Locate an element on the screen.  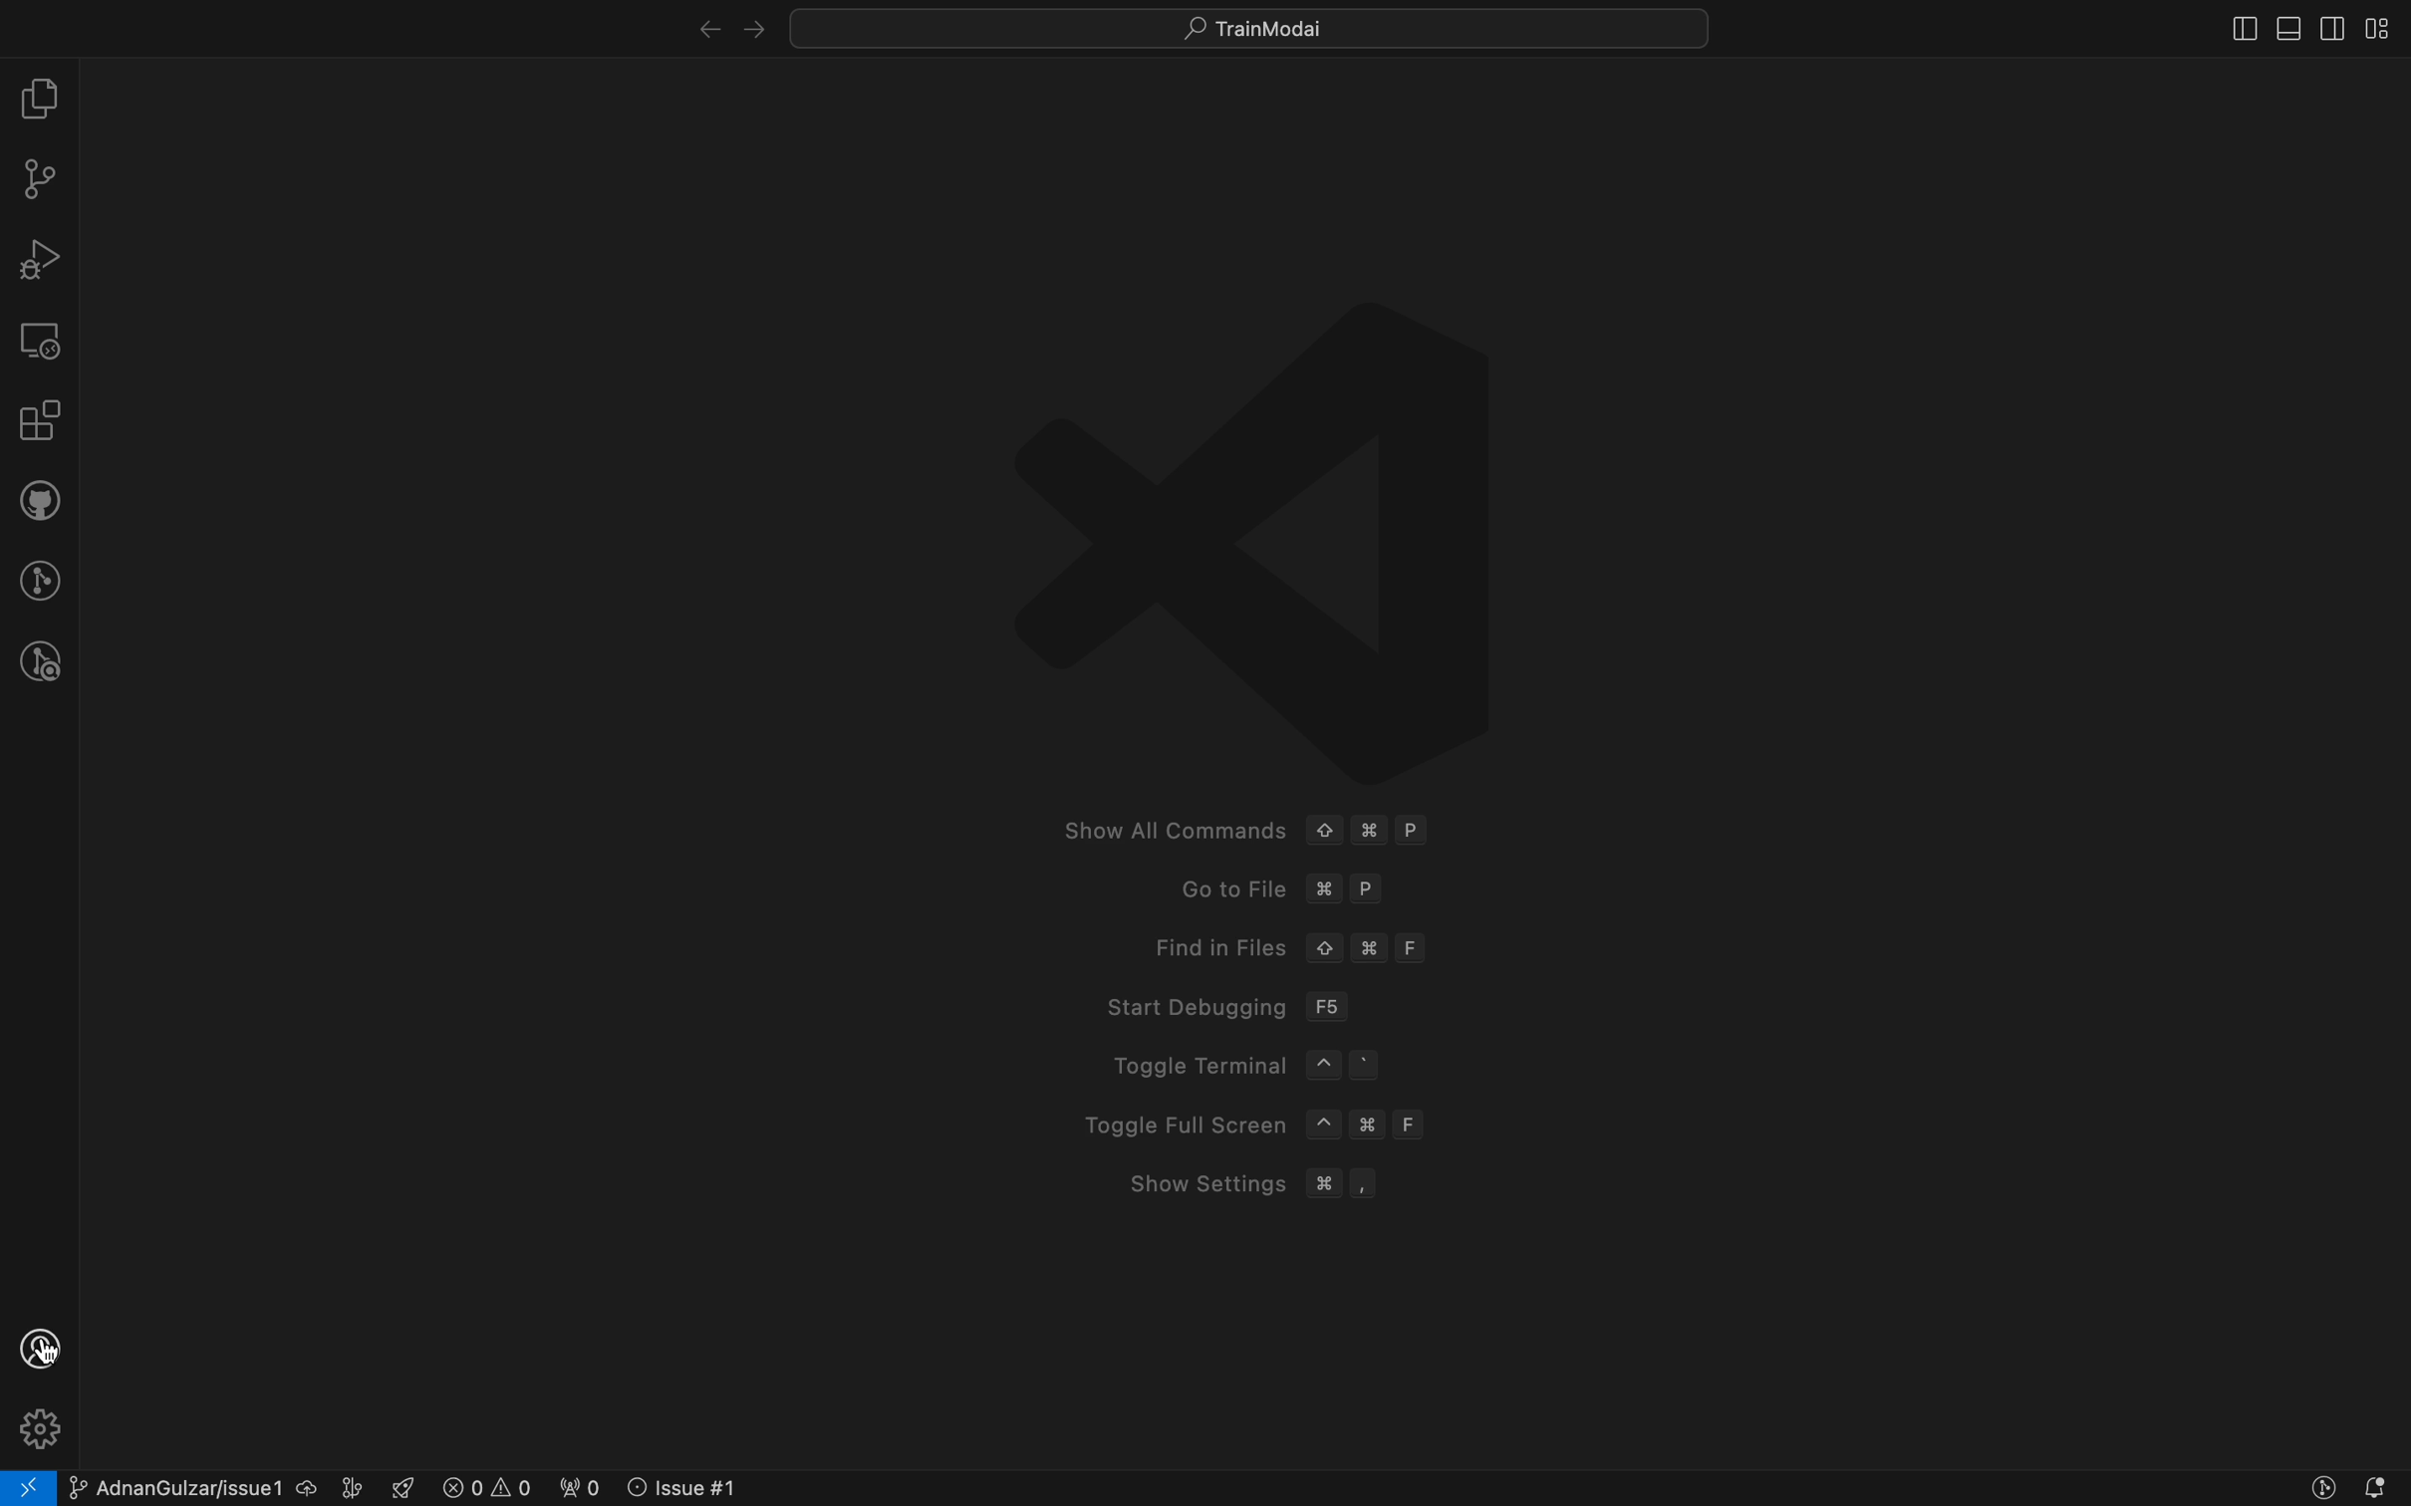
quick menus is located at coordinates (1243, 25).